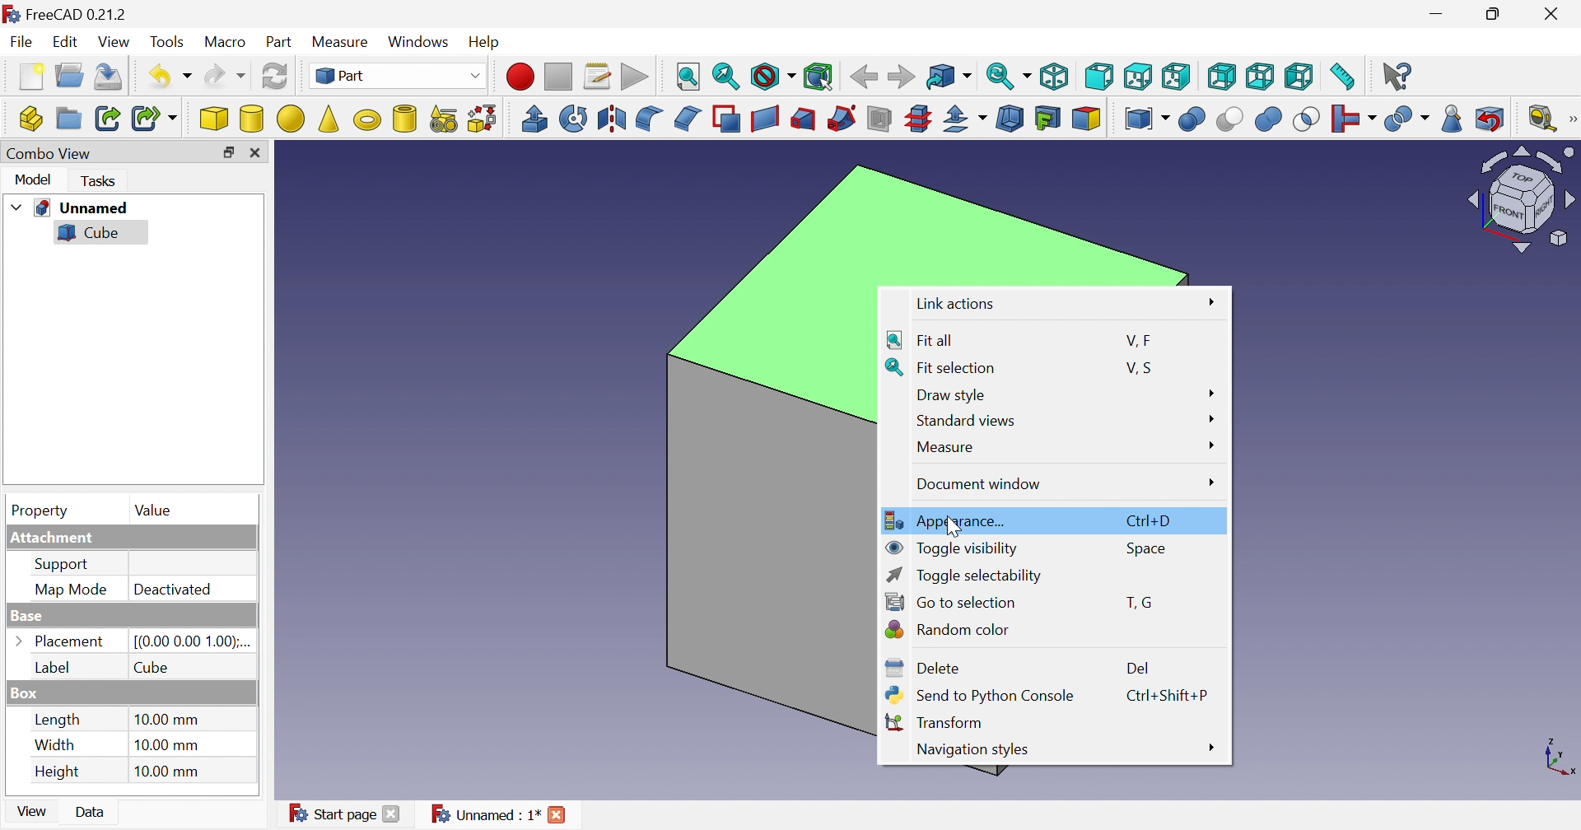 The image size is (1581, 830). I want to click on Space, so click(1147, 548).